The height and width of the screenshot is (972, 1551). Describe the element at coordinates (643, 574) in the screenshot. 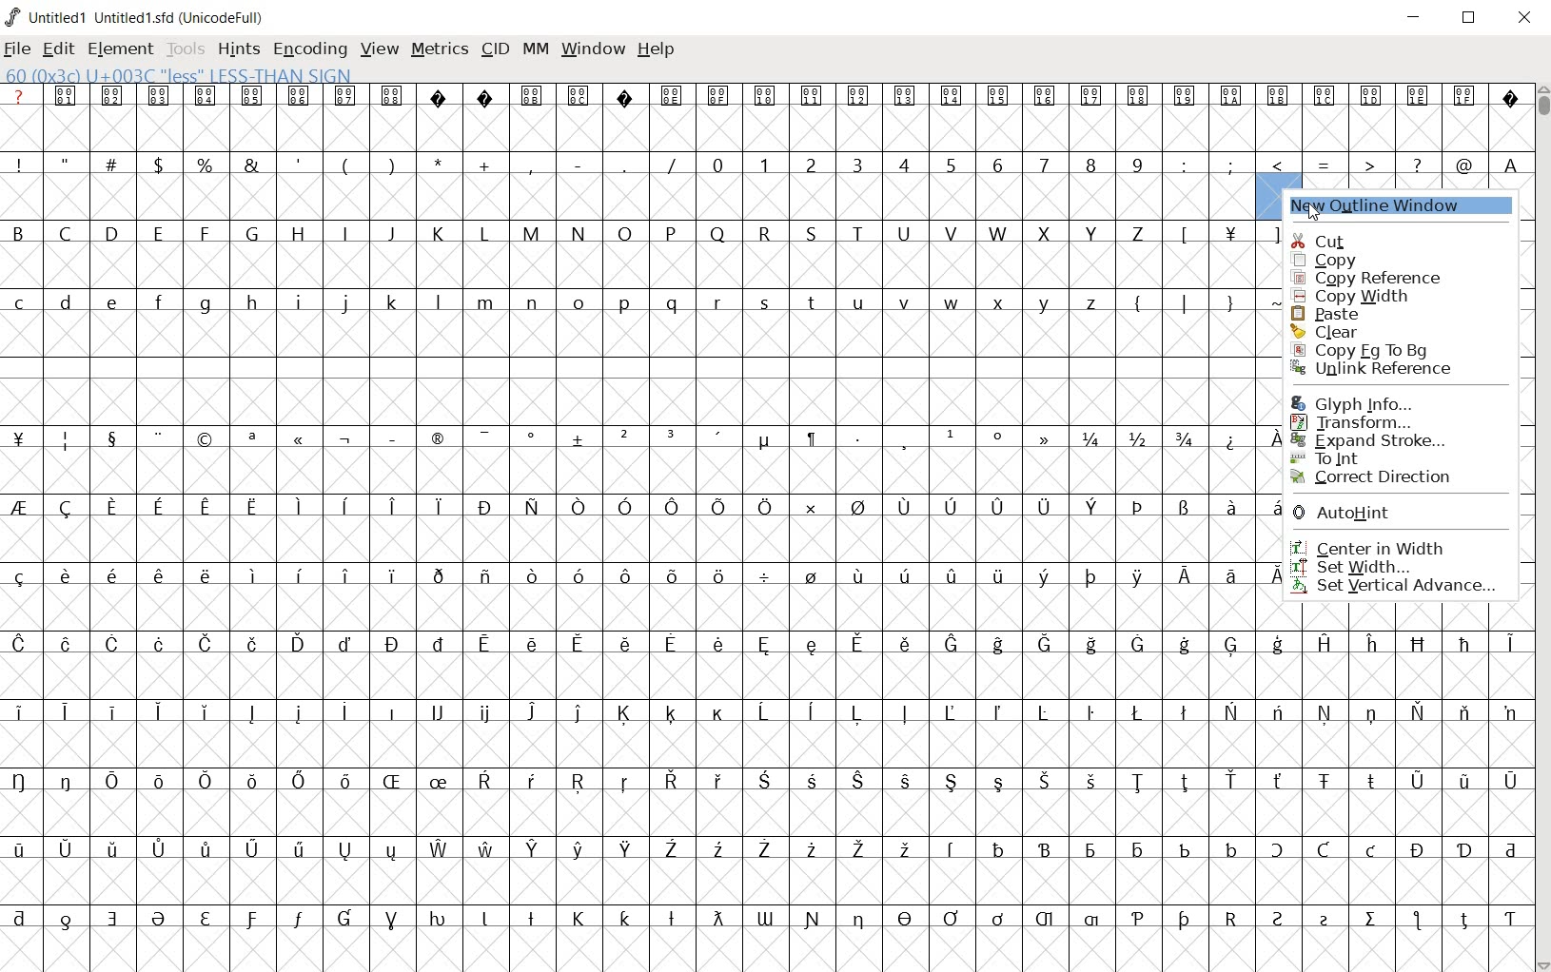

I see `special letters` at that location.